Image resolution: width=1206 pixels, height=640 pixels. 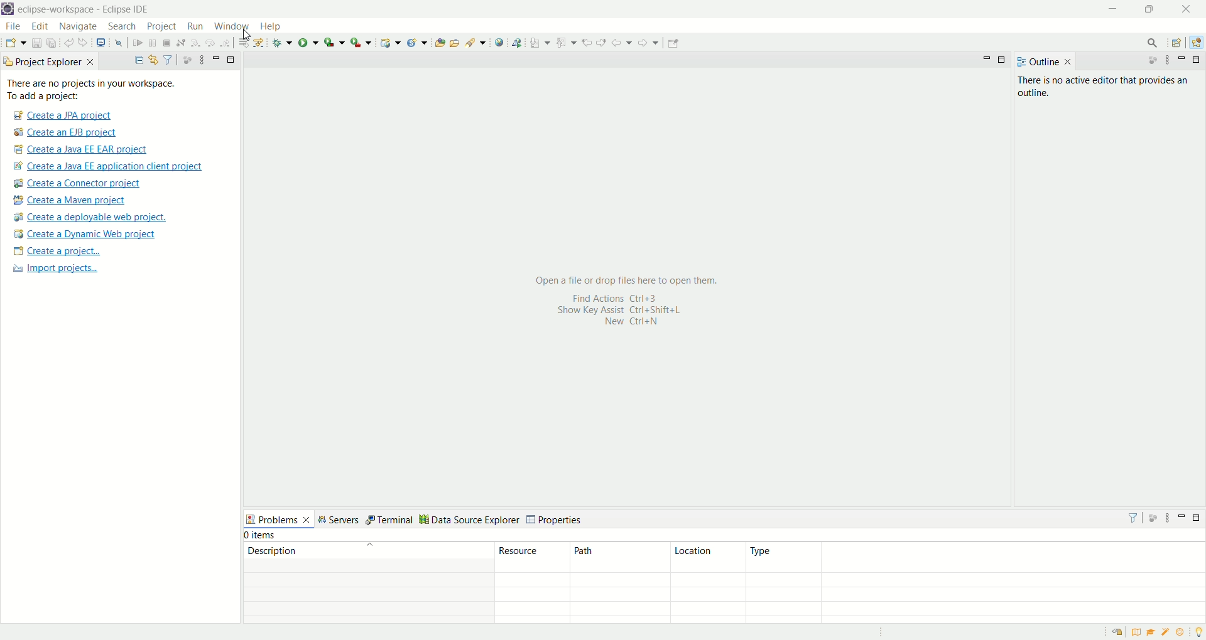 I want to click on run, so click(x=194, y=27).